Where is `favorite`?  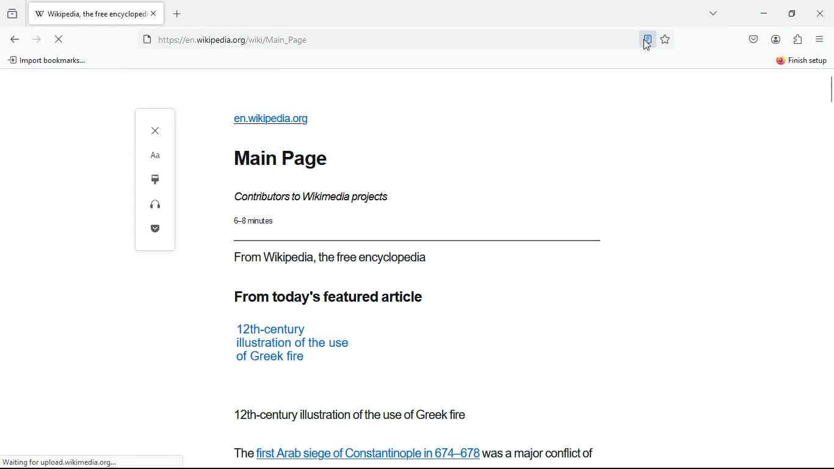 favorite is located at coordinates (666, 39).